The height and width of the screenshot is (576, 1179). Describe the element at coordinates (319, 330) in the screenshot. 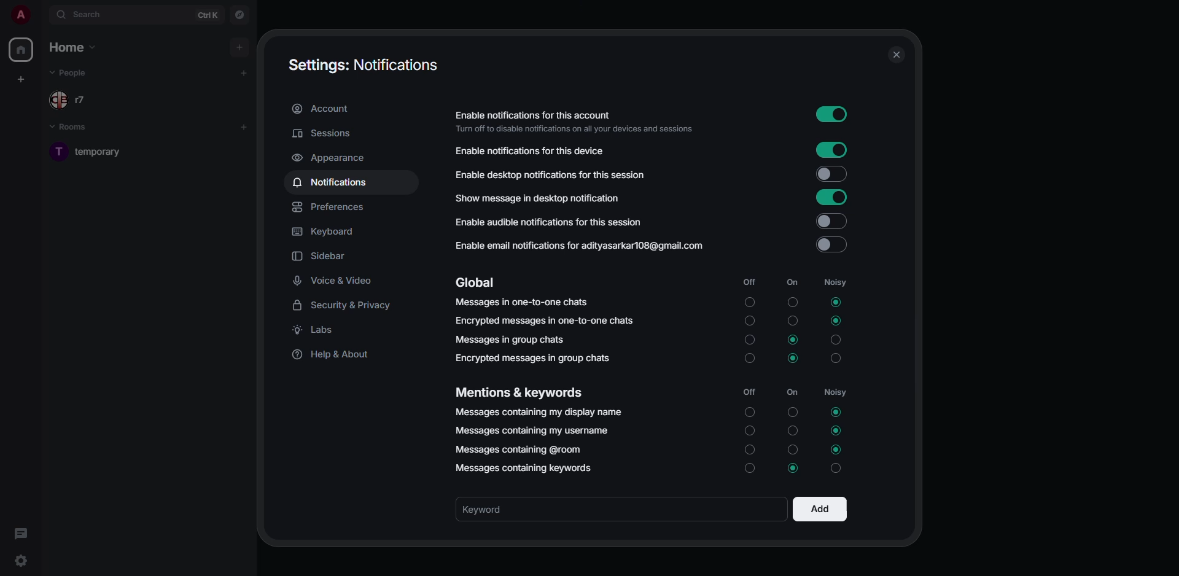

I see `labs` at that location.